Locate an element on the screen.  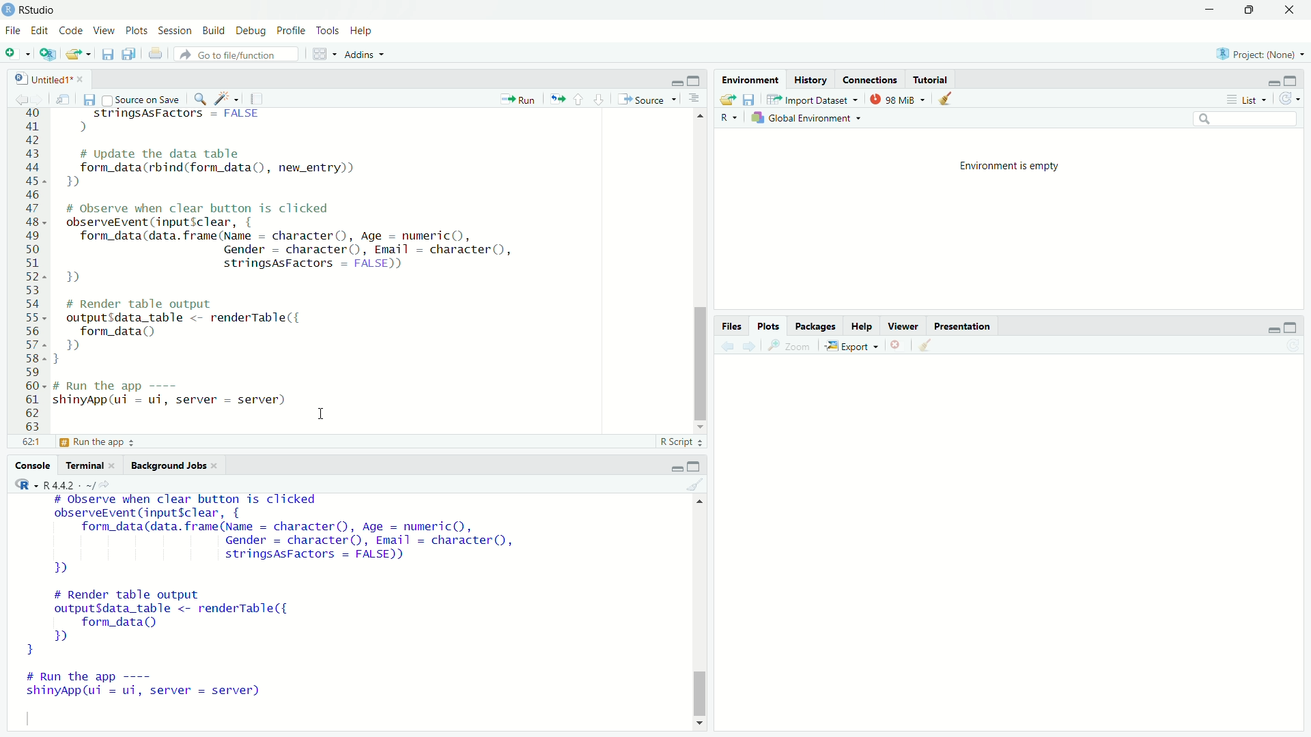
Session is located at coordinates (175, 31).